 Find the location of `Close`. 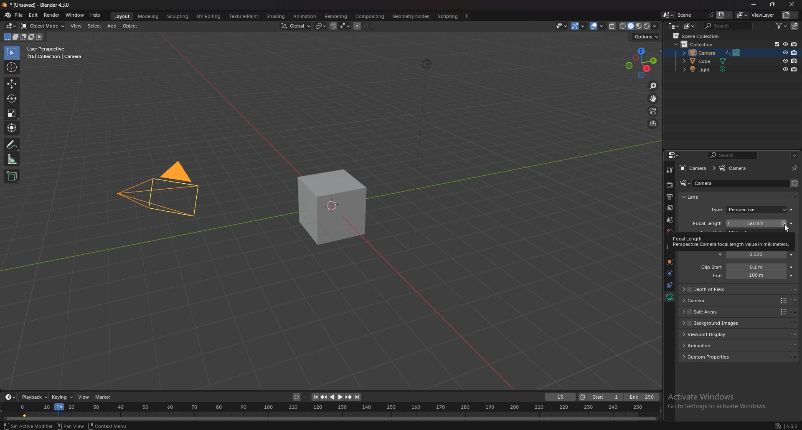

Close is located at coordinates (790, 5).